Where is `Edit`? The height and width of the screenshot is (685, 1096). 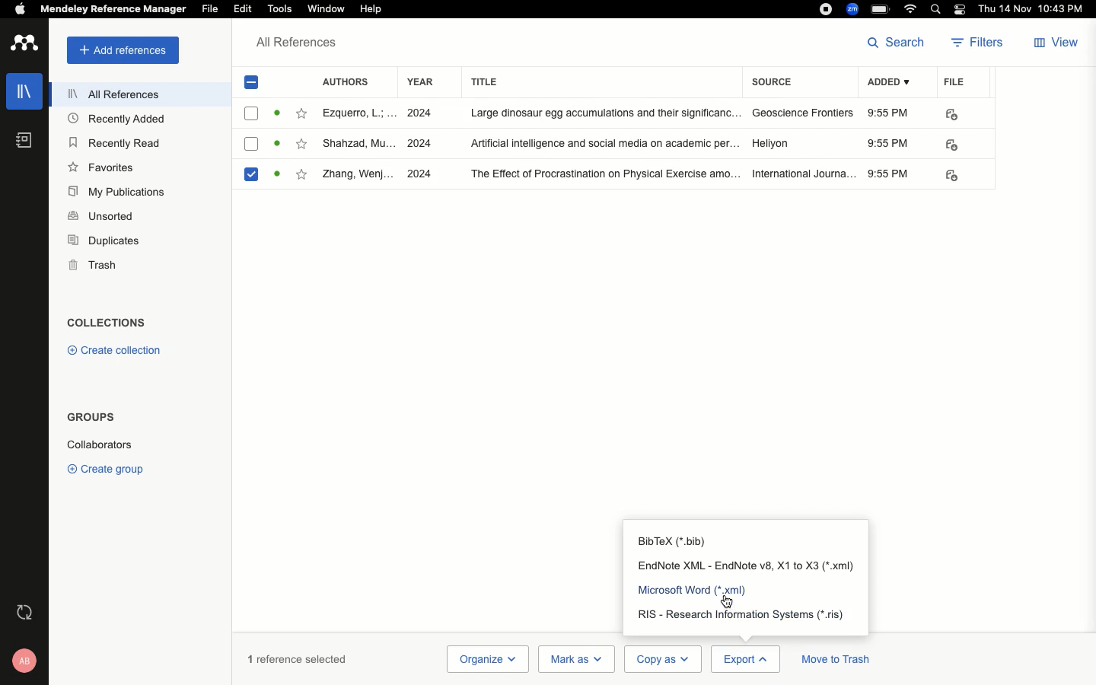 Edit is located at coordinates (244, 10).